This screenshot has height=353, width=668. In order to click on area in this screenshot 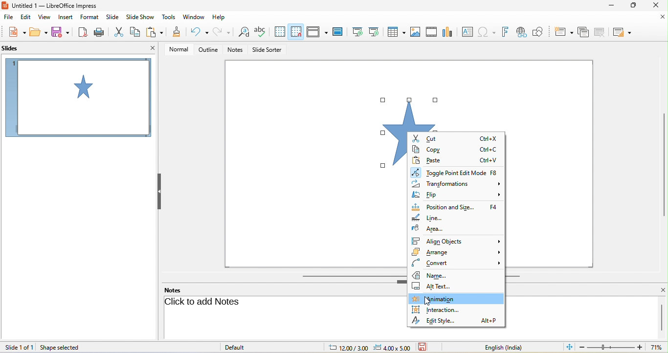, I will do `click(428, 228)`.